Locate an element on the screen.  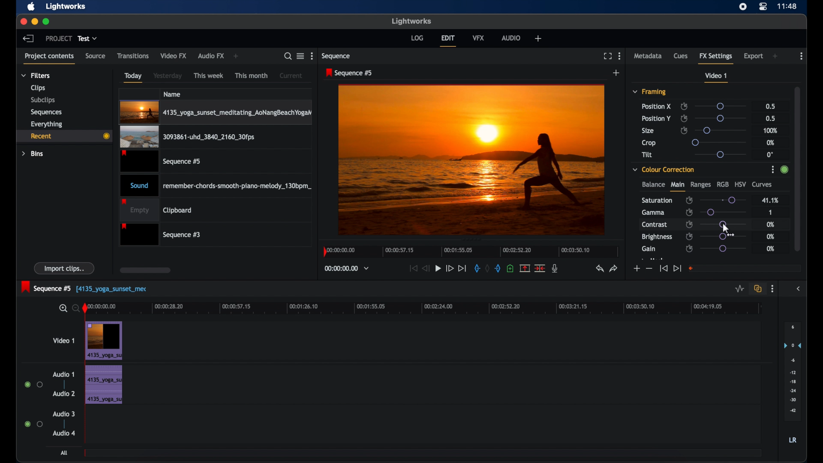
scroll box is located at coordinates (798, 168).